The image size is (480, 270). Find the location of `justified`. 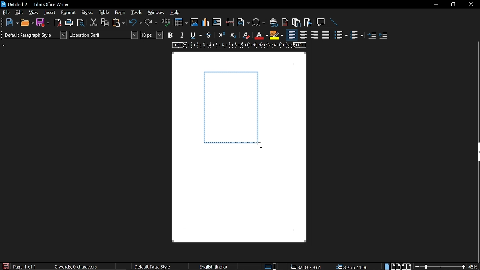

justified is located at coordinates (326, 36).